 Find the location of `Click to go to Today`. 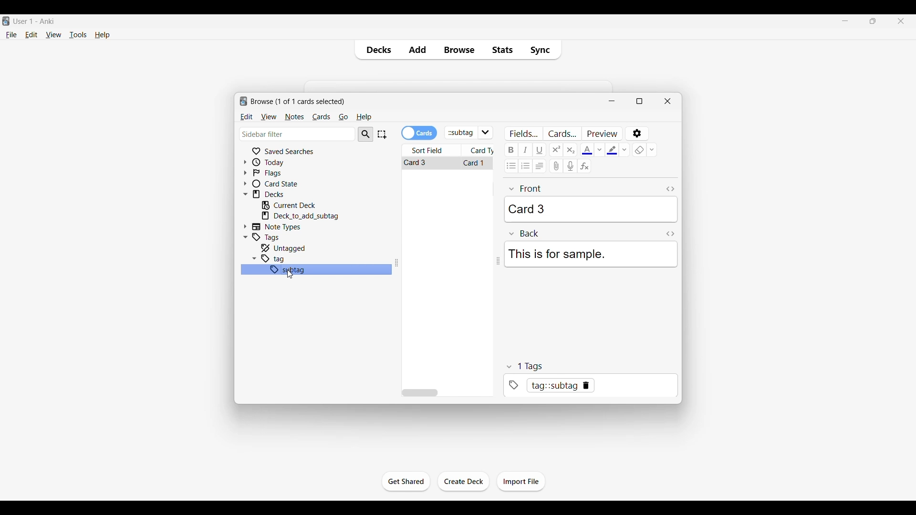

Click to go to Today is located at coordinates (282, 162).